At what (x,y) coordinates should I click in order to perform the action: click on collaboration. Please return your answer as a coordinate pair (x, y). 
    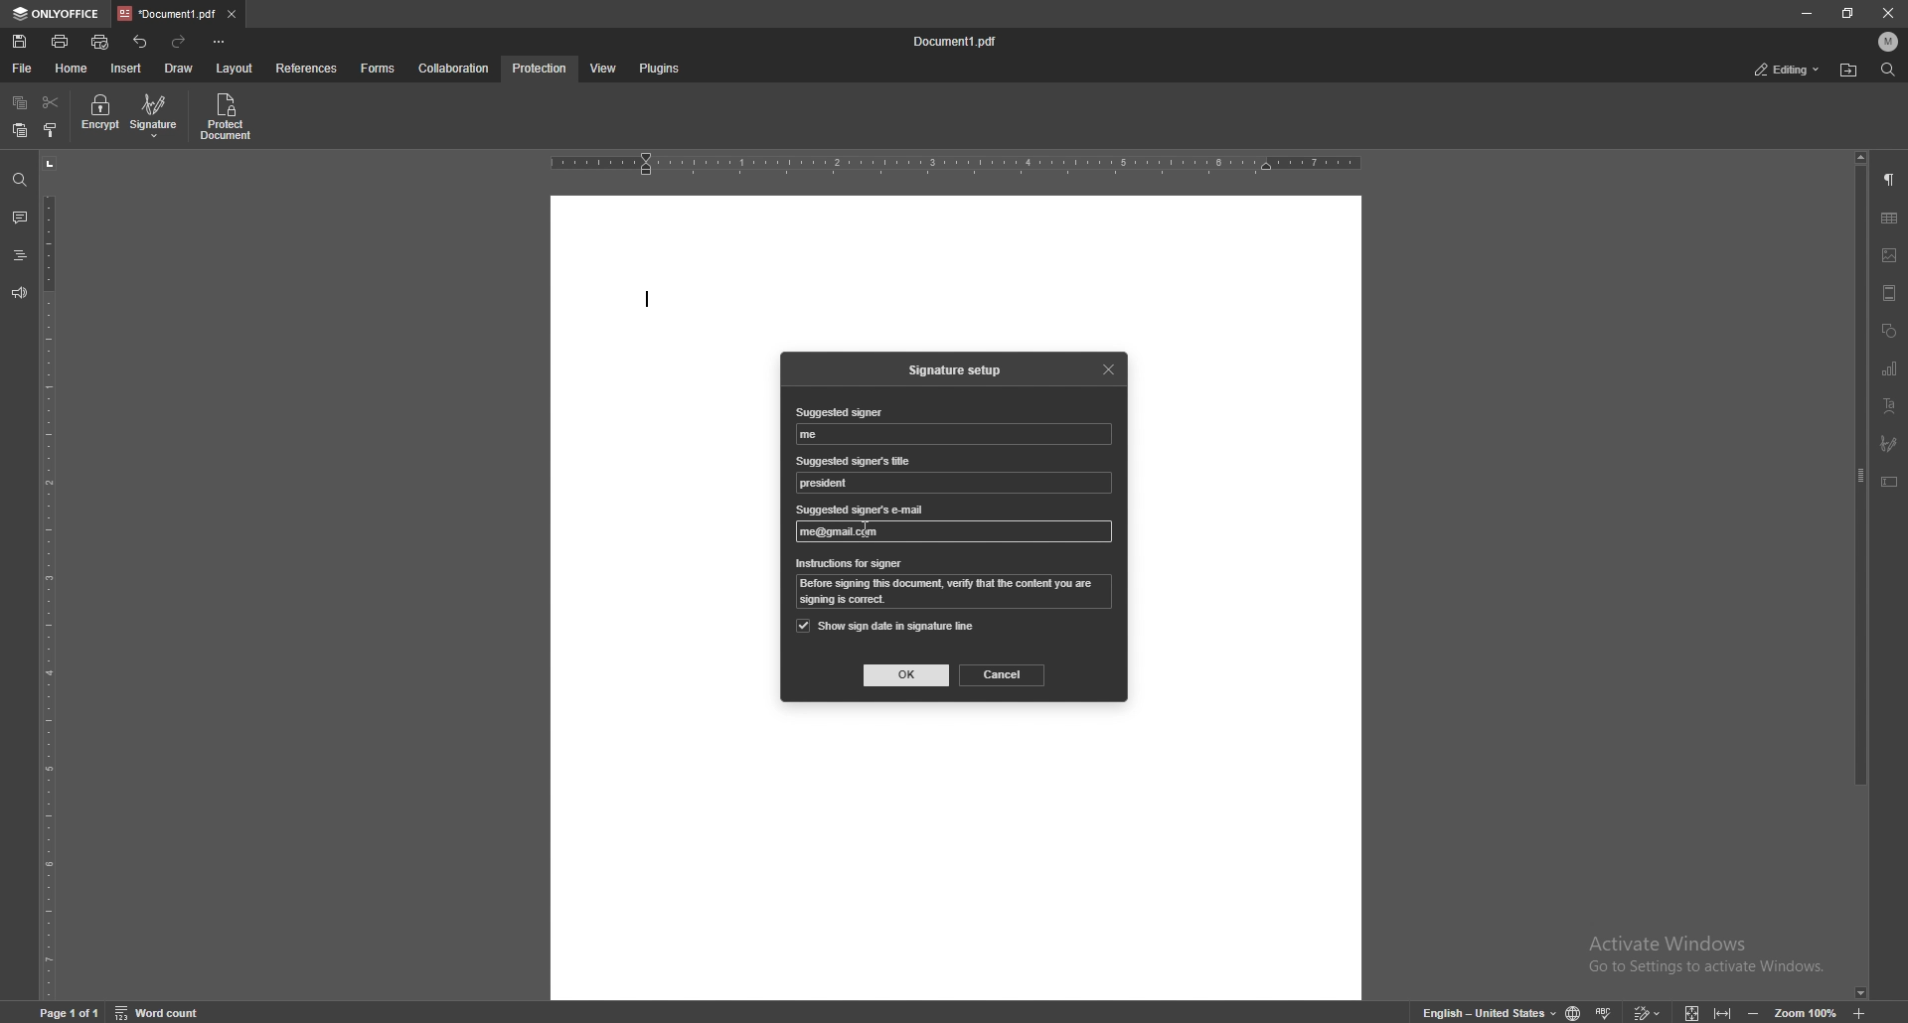
    Looking at the image, I should click on (456, 68).